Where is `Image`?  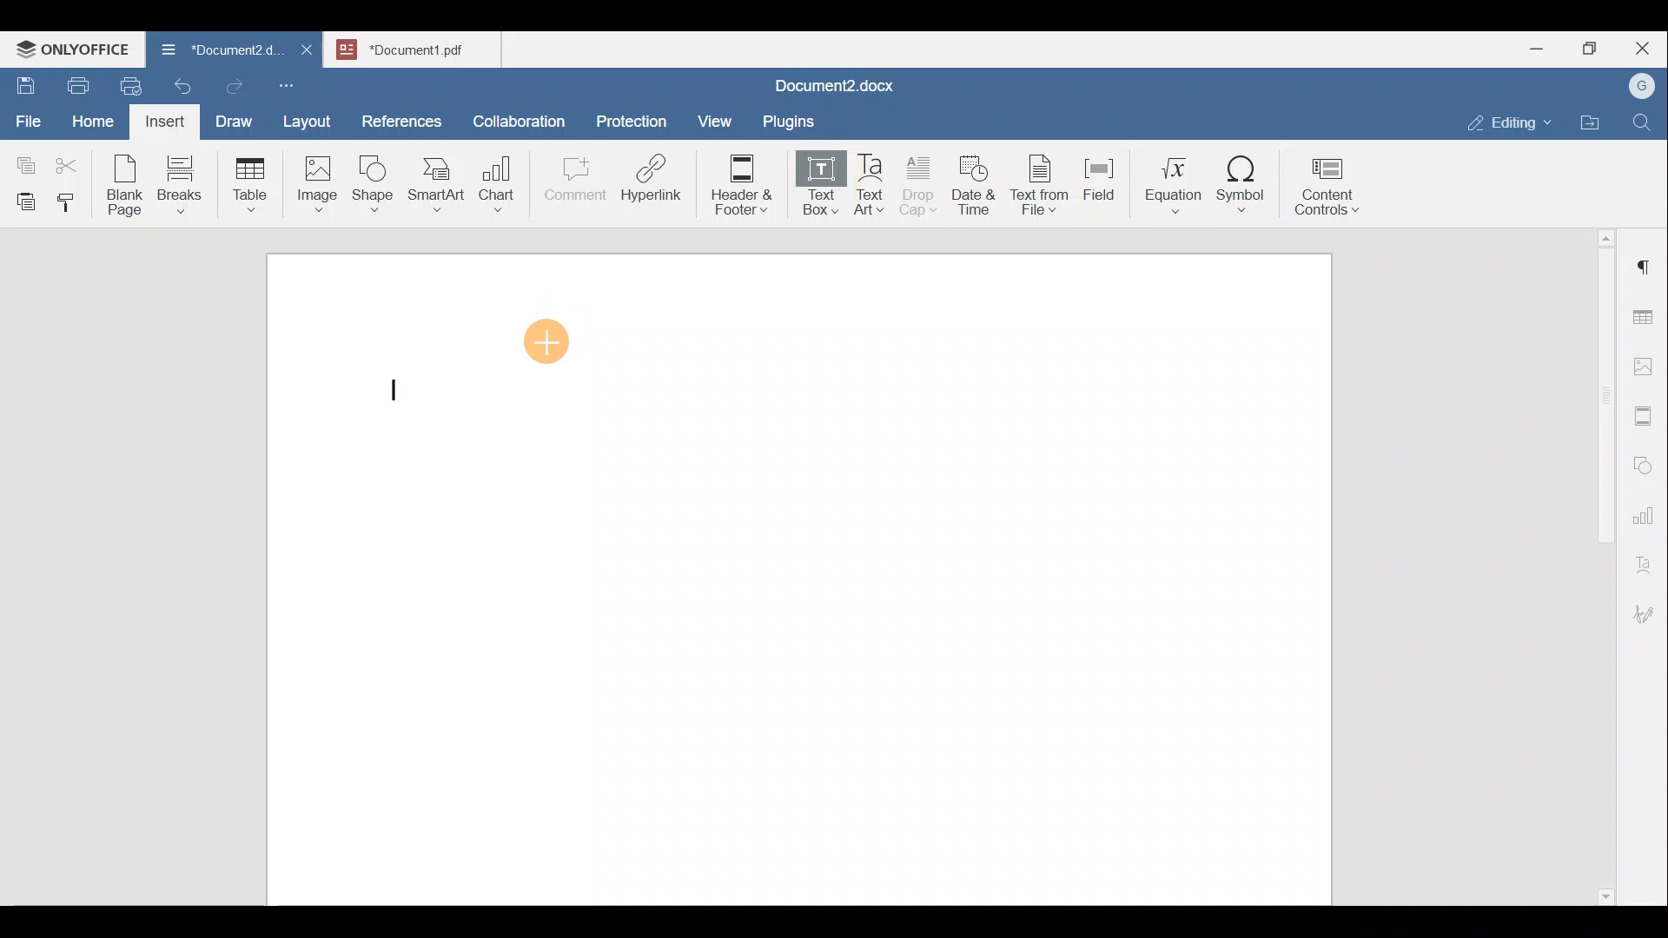 Image is located at coordinates (316, 178).